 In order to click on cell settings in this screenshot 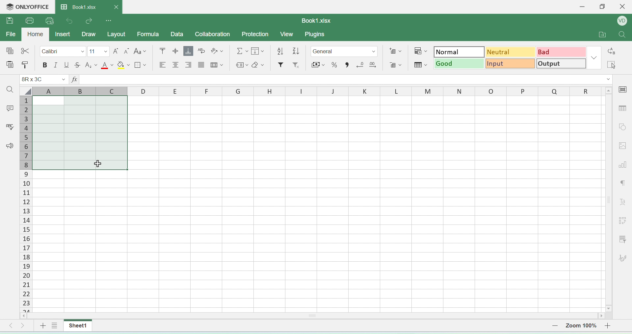, I will do `click(624, 91)`.